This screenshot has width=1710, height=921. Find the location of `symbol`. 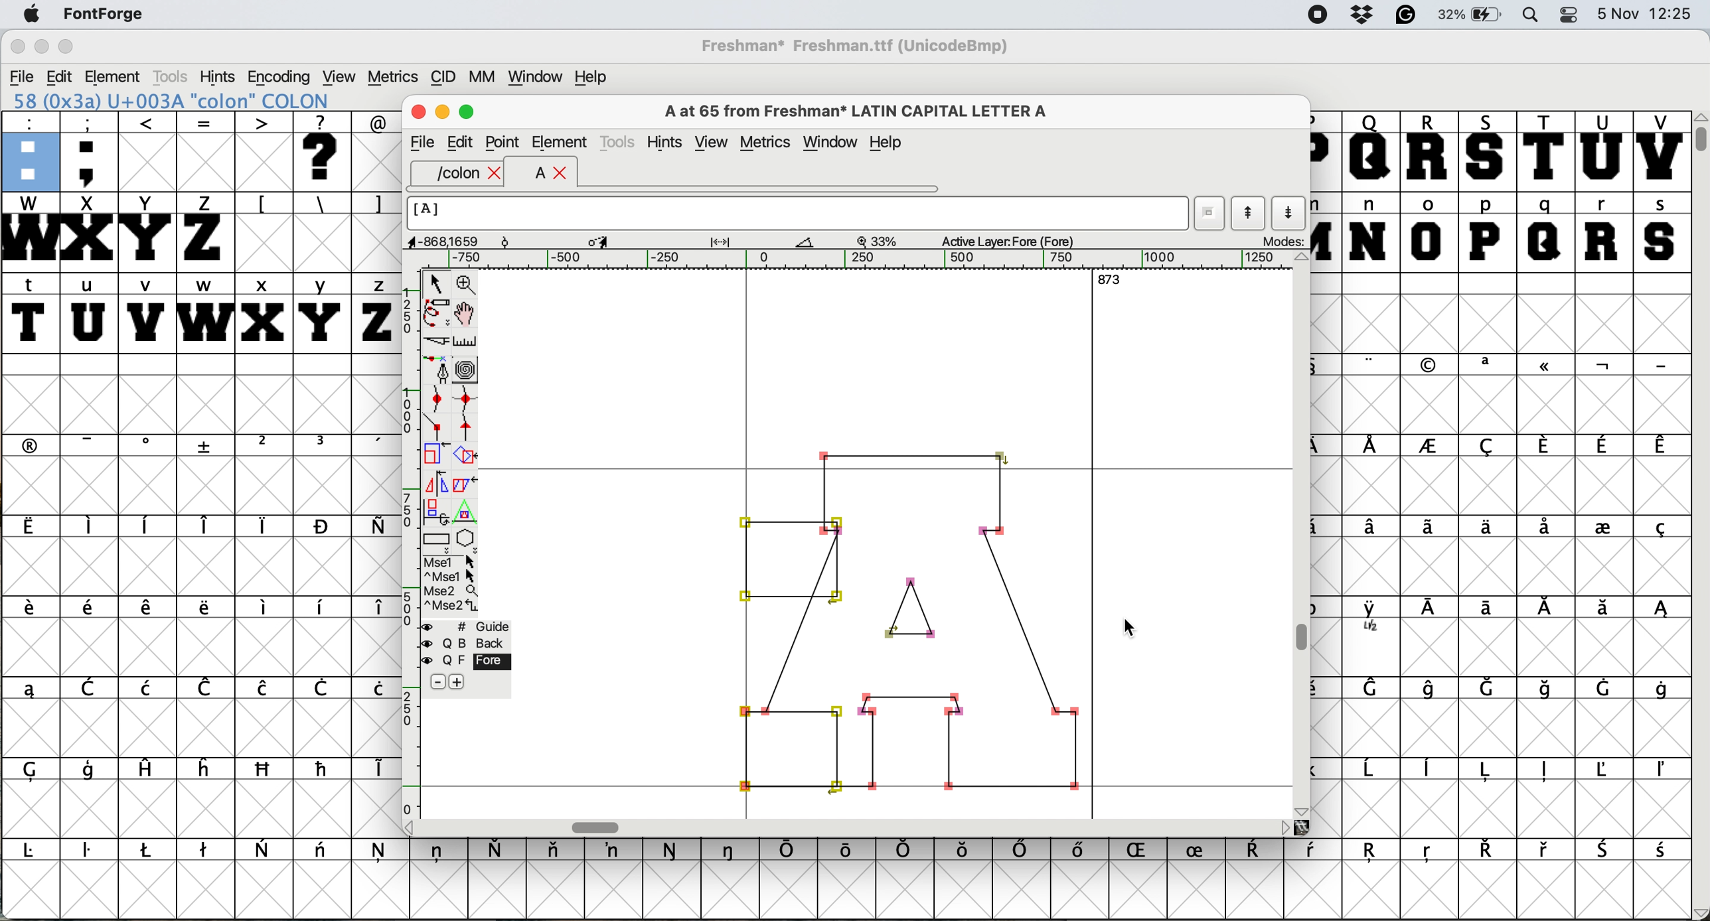

symbol is located at coordinates (149, 850).